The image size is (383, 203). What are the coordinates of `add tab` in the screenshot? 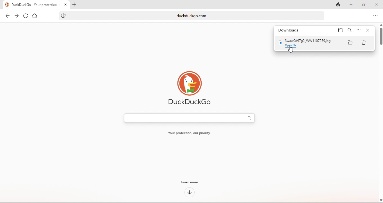 It's located at (76, 5).